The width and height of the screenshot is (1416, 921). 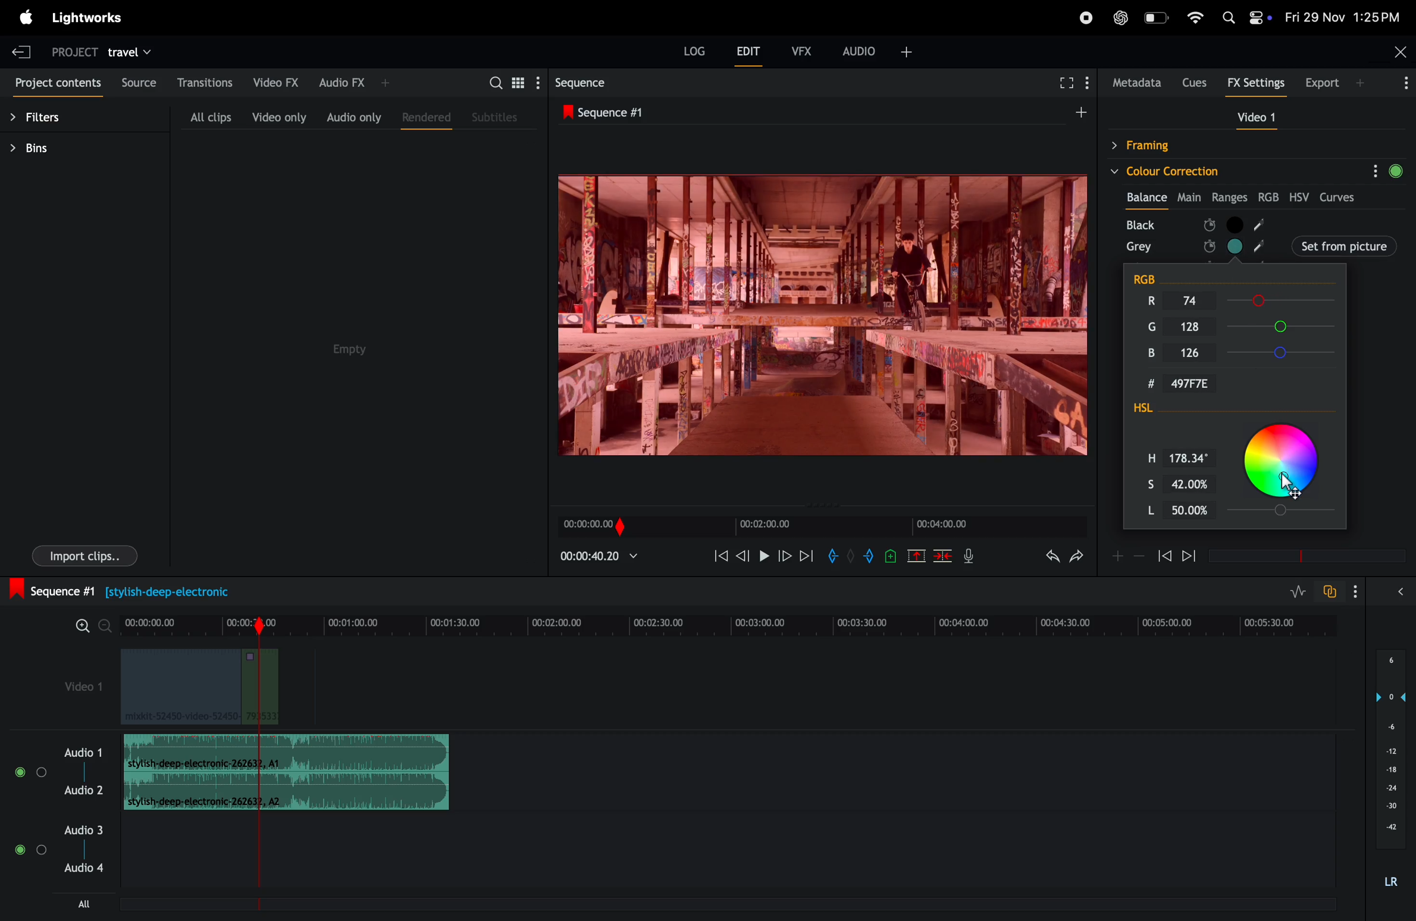 What do you see at coordinates (1145, 456) in the screenshot?
I see `H ` at bounding box center [1145, 456].